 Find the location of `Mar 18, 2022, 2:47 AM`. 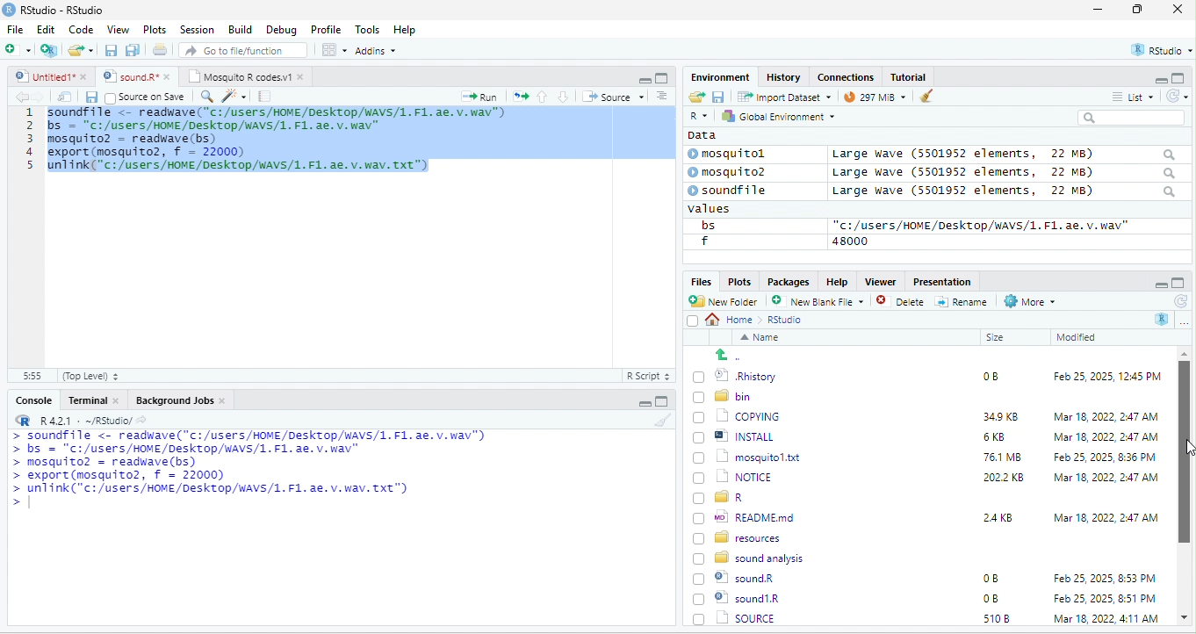

Mar 18, 2022, 2:47 AM is located at coordinates (1106, 516).